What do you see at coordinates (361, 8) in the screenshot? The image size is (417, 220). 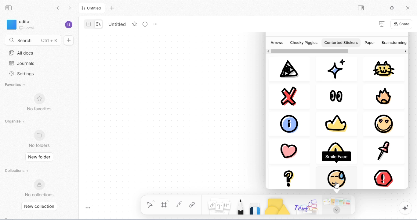 I see `open side bar` at bounding box center [361, 8].